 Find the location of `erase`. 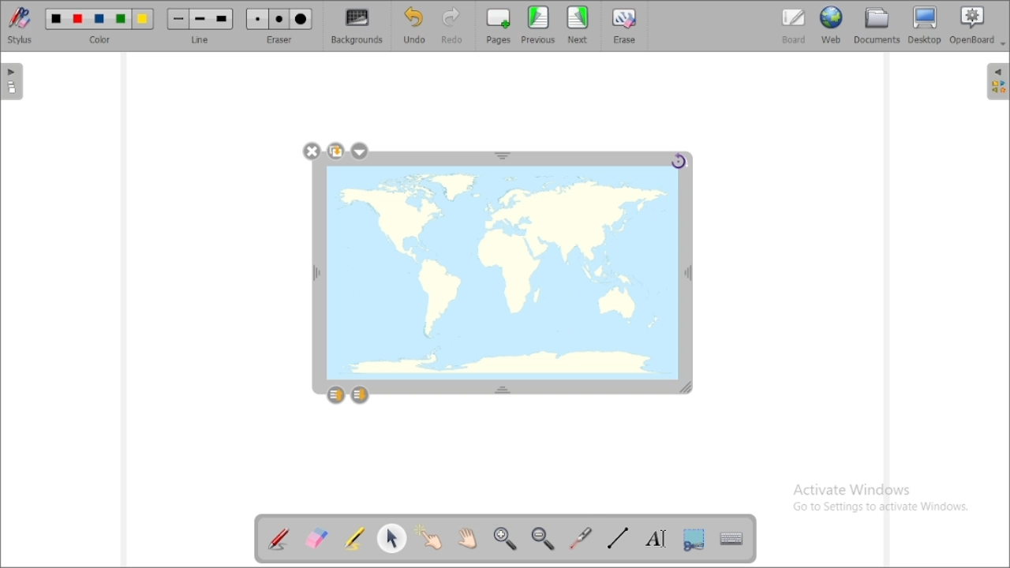

erase is located at coordinates (627, 25).